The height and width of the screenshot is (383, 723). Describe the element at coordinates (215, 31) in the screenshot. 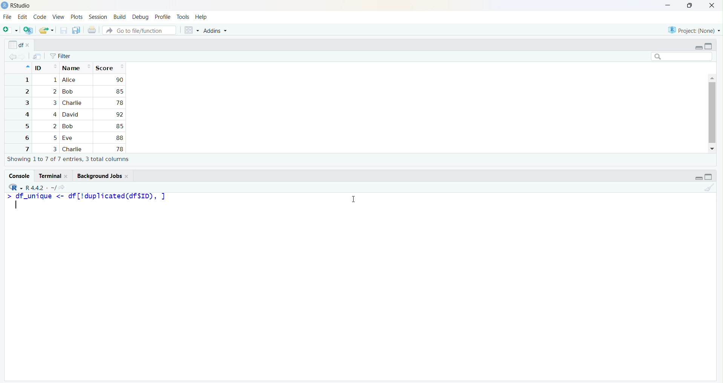

I see `Addins` at that location.